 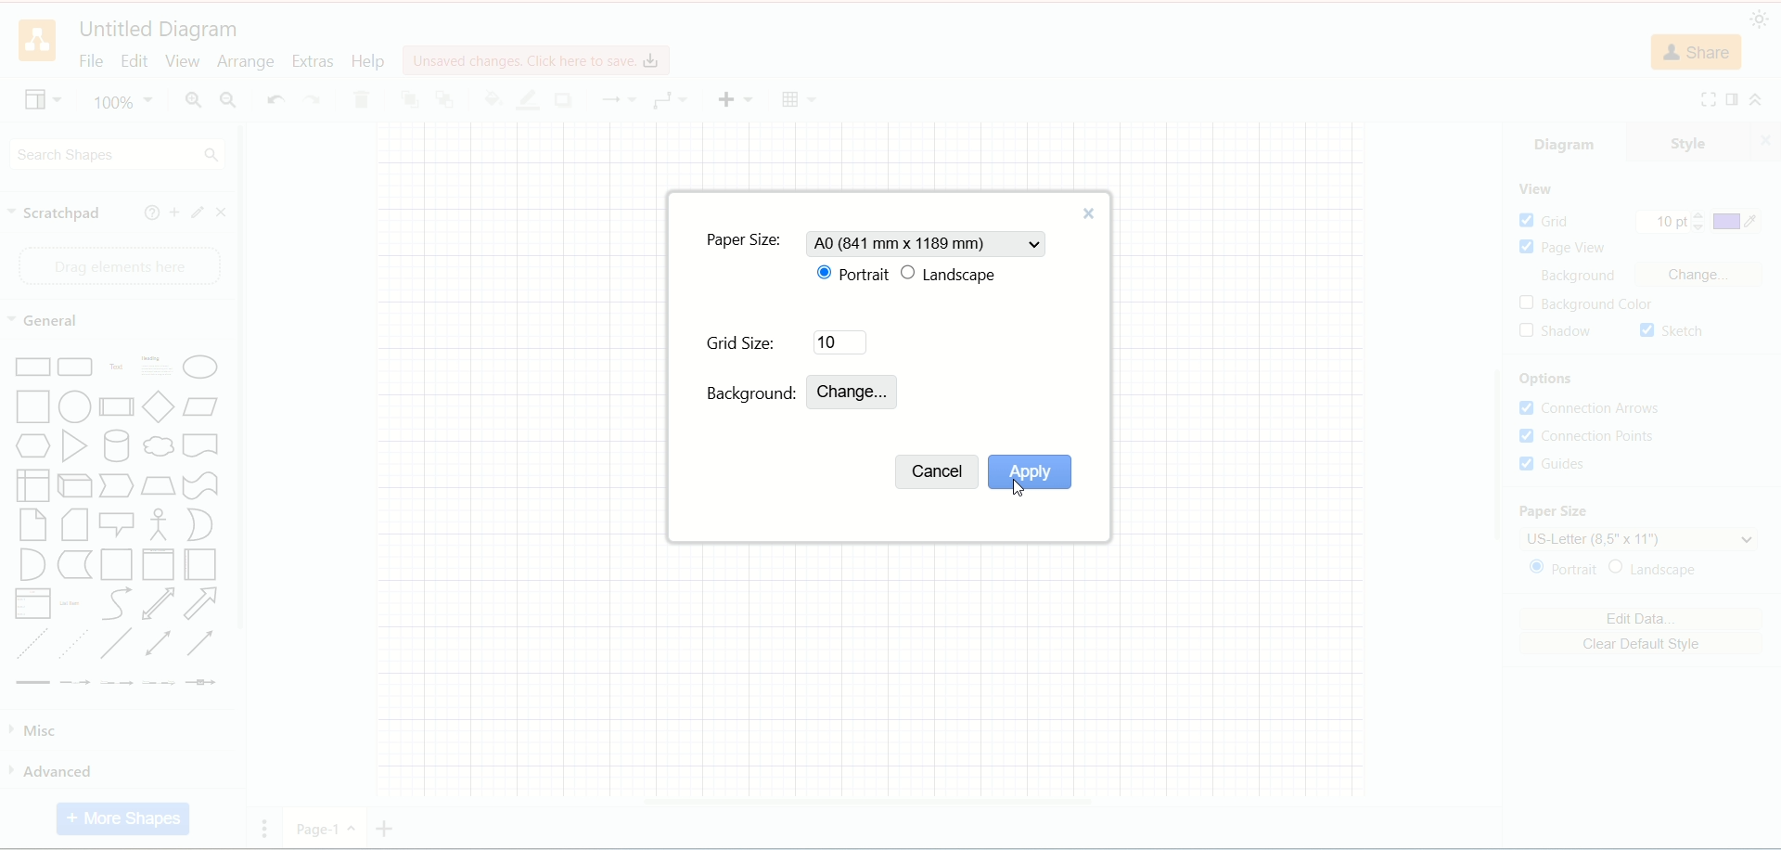 What do you see at coordinates (160, 408) in the screenshot?
I see `Diamond` at bounding box center [160, 408].